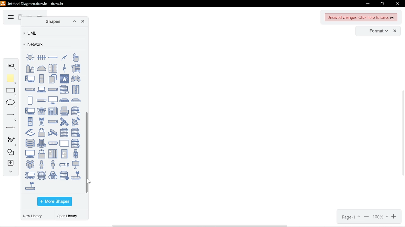 Image resolution: width=405 pixels, height=227 pixels. What do you see at coordinates (30, 121) in the screenshot?
I see `rack` at bounding box center [30, 121].